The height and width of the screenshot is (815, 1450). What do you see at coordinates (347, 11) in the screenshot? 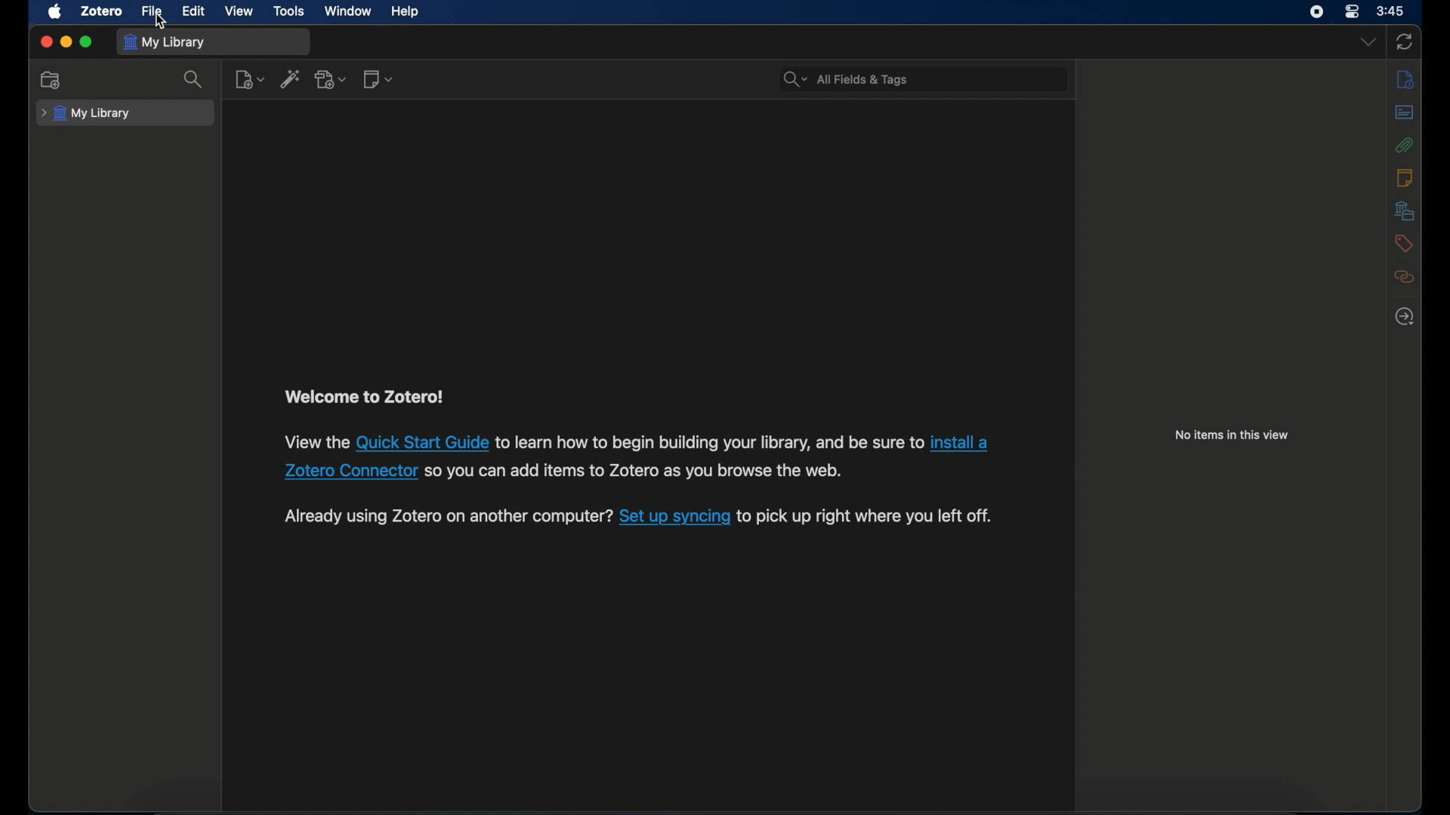
I see `window` at bounding box center [347, 11].